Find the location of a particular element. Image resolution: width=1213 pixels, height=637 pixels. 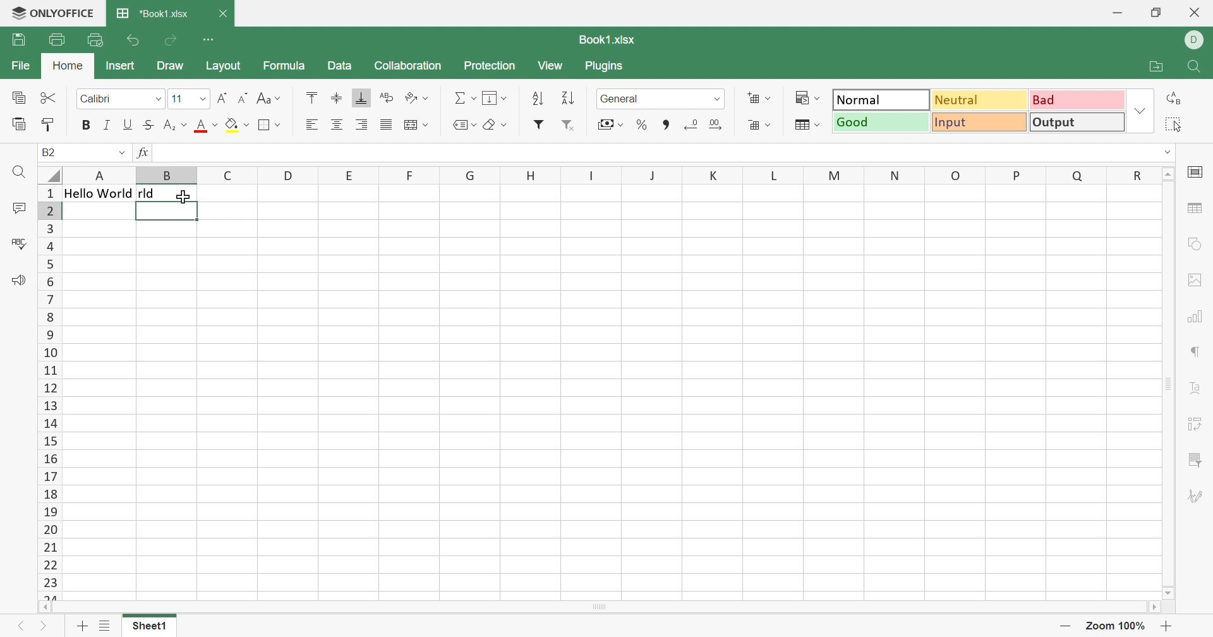

Conditional formatting is located at coordinates (806, 97).